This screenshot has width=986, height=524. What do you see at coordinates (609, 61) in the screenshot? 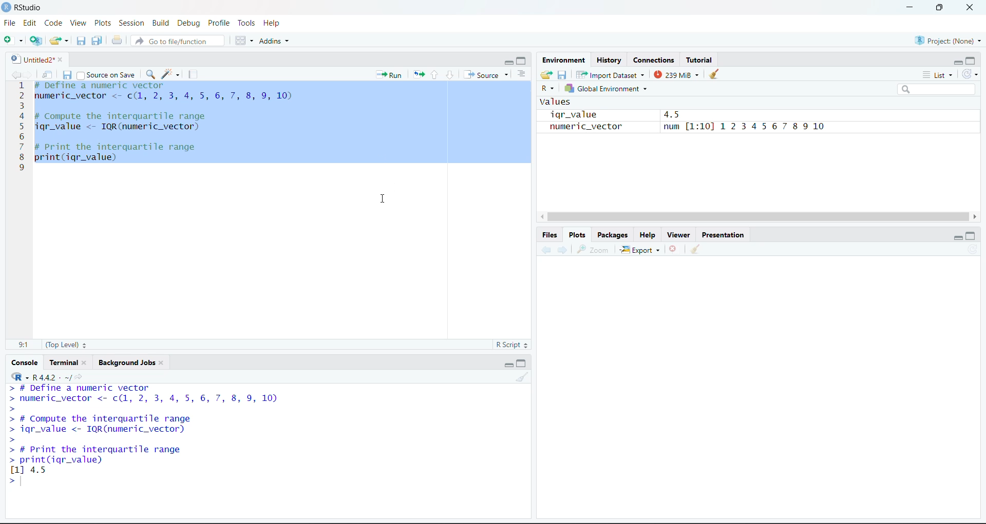
I see `History` at bounding box center [609, 61].